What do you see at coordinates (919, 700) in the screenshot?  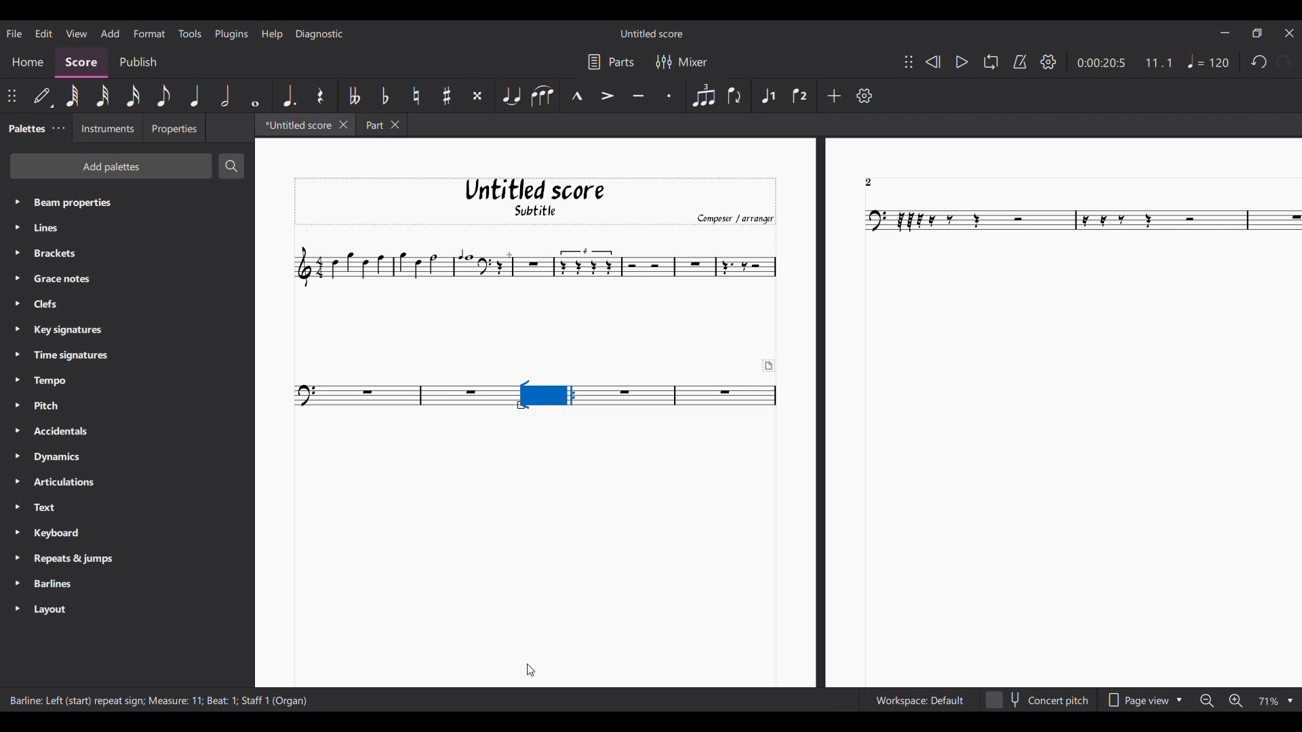 I see `Workspace settings` at bounding box center [919, 700].